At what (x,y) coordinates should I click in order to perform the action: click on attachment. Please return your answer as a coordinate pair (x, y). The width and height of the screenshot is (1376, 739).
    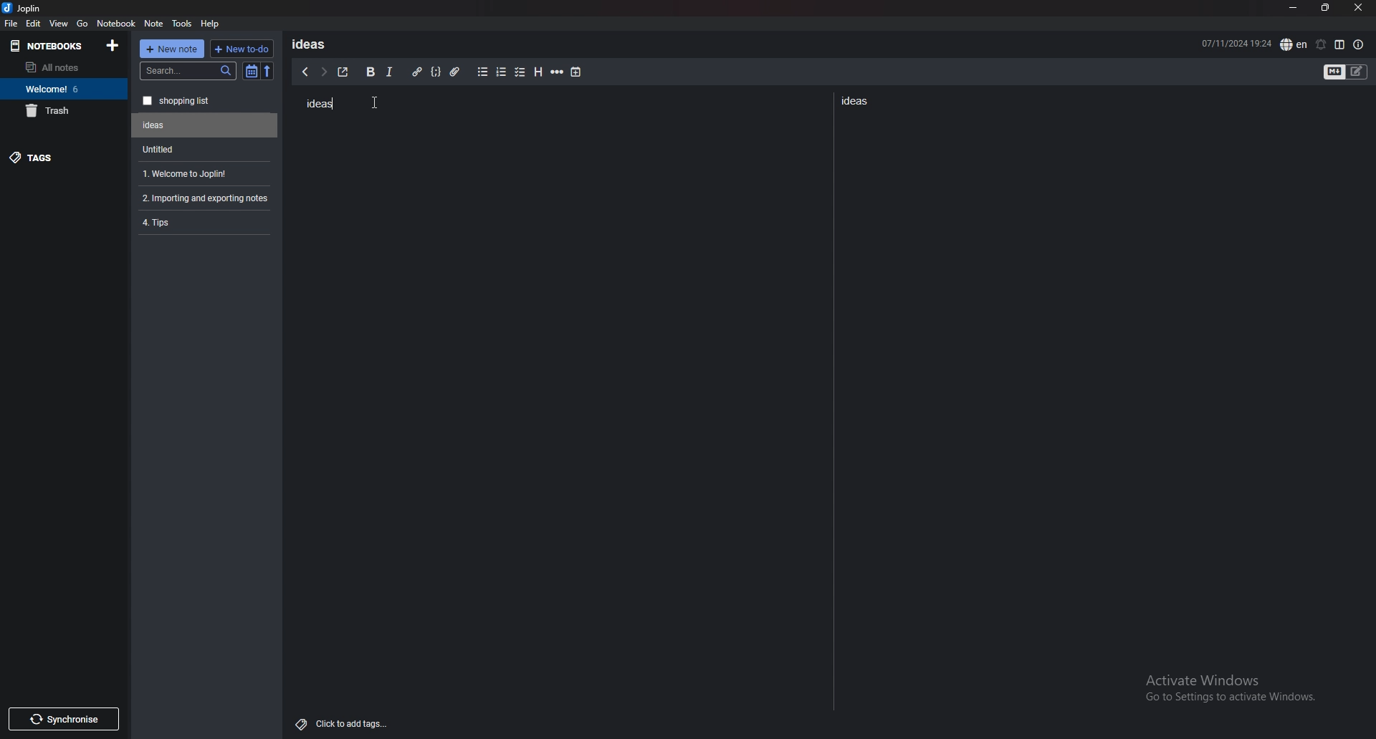
    Looking at the image, I should click on (455, 72).